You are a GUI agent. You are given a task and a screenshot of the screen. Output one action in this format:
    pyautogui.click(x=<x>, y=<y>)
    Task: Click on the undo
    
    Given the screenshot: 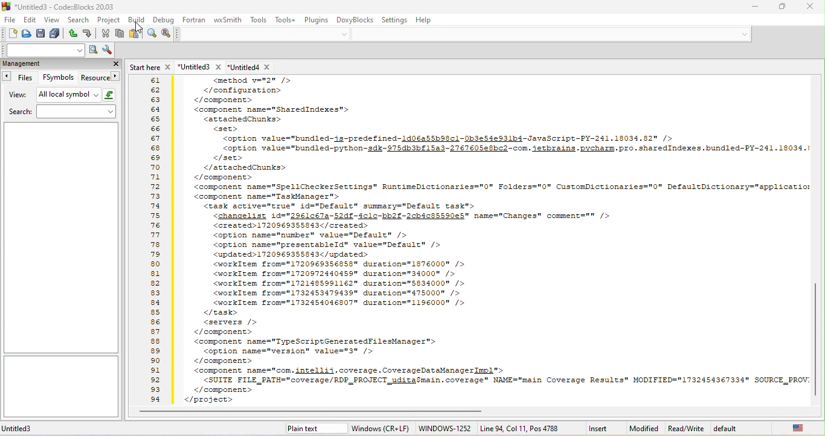 What is the action you would take?
    pyautogui.click(x=74, y=33)
    